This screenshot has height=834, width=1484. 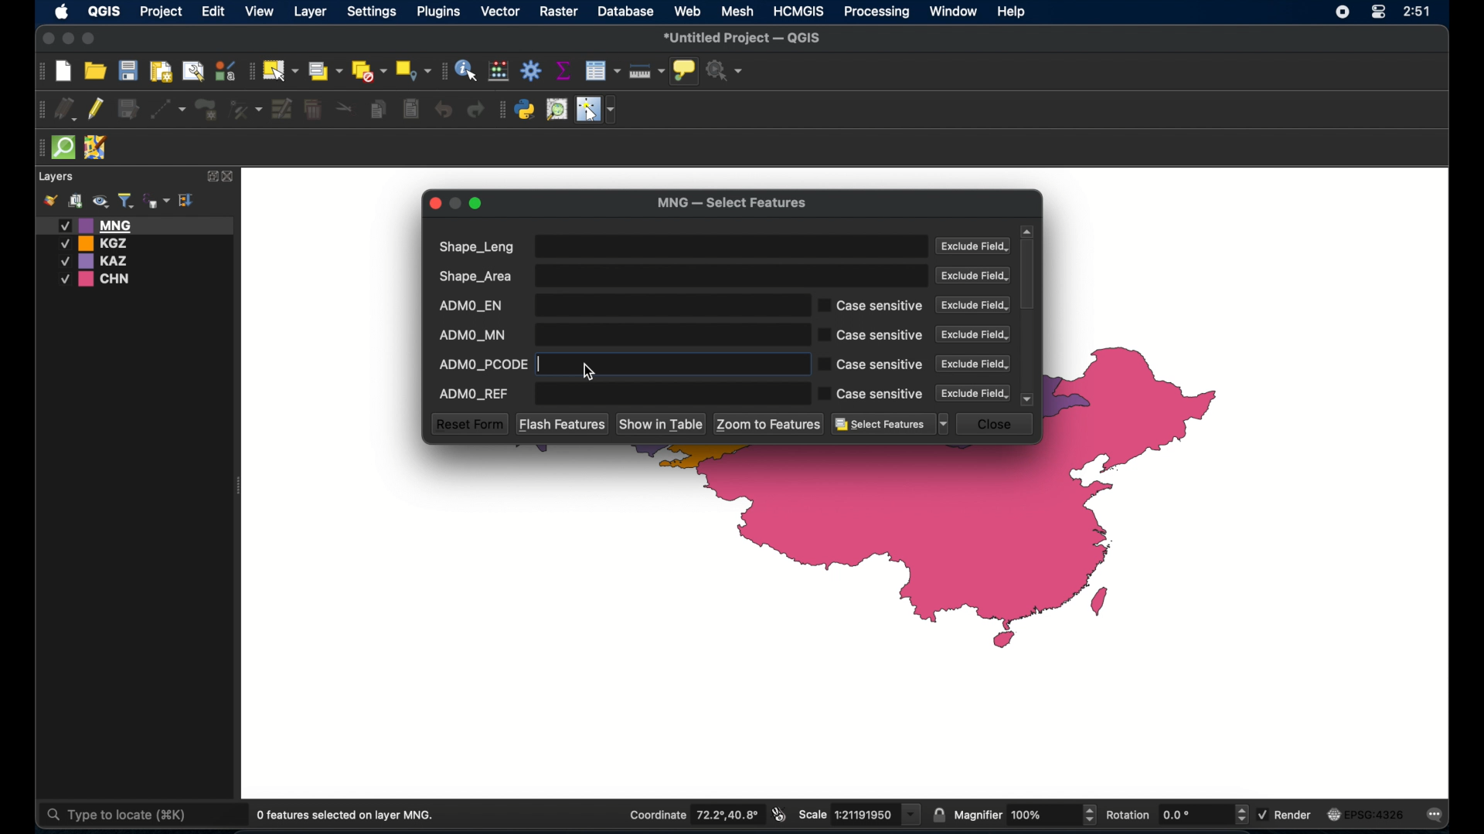 I want to click on ADMO_PCODE, so click(x=482, y=362).